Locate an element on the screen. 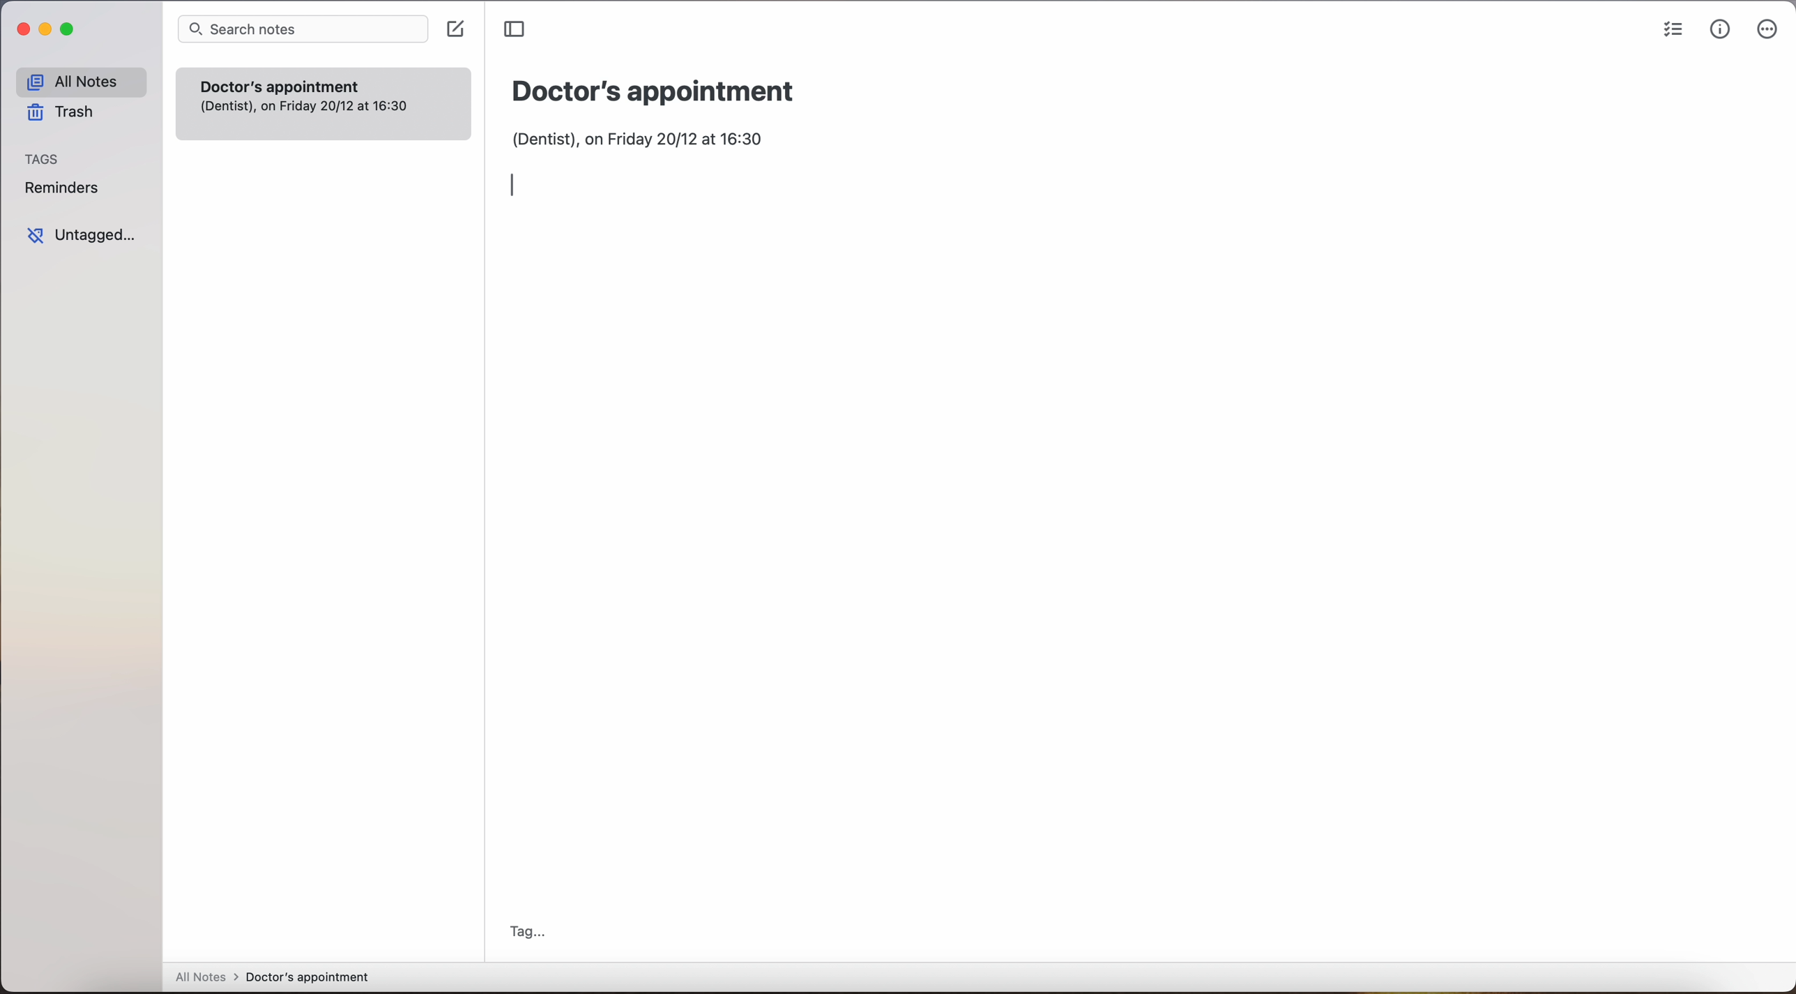 The image size is (1796, 994). check list is located at coordinates (1669, 31).